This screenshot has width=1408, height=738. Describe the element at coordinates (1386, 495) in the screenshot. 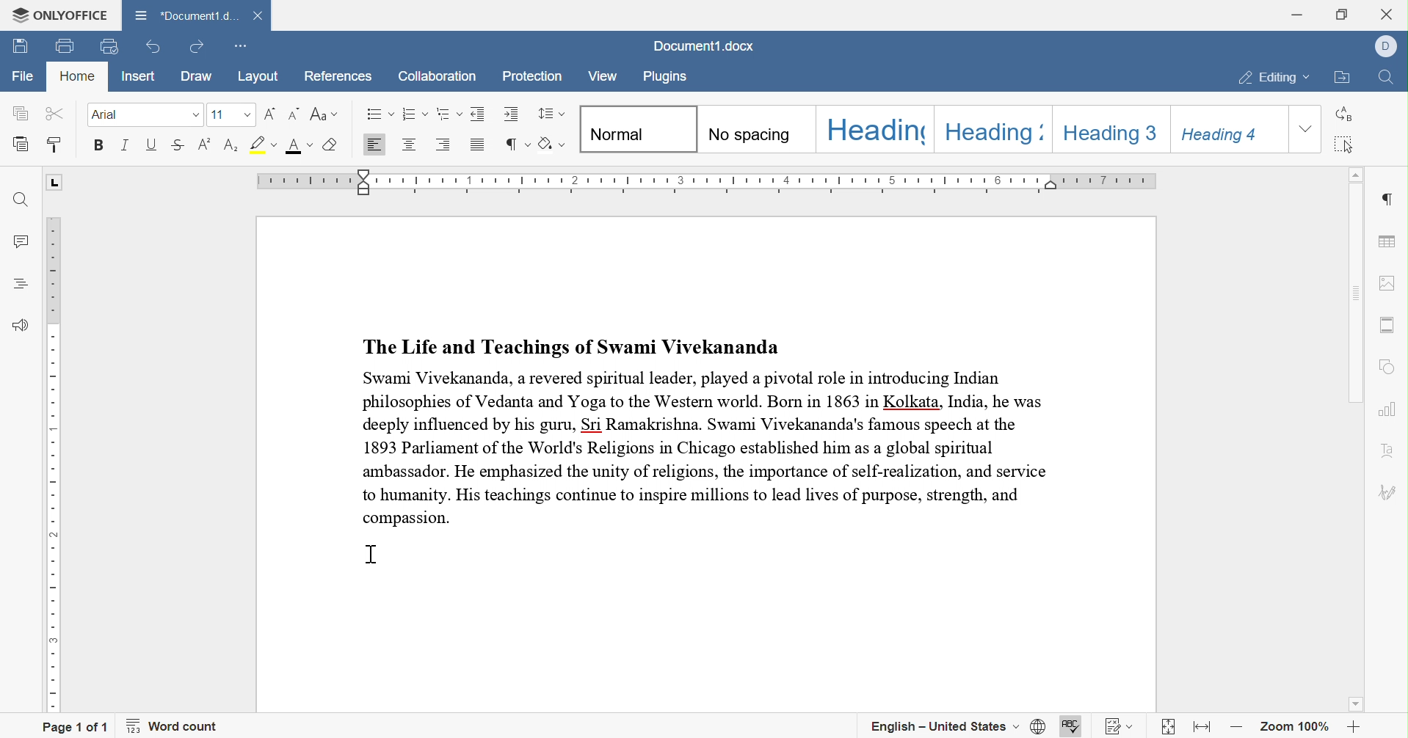

I see `signature settings` at that location.